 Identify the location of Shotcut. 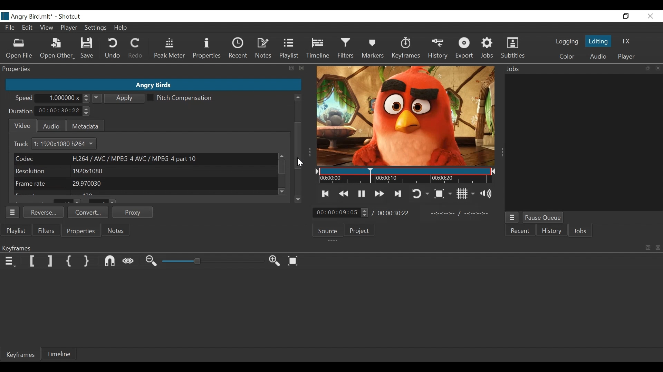
(71, 17).